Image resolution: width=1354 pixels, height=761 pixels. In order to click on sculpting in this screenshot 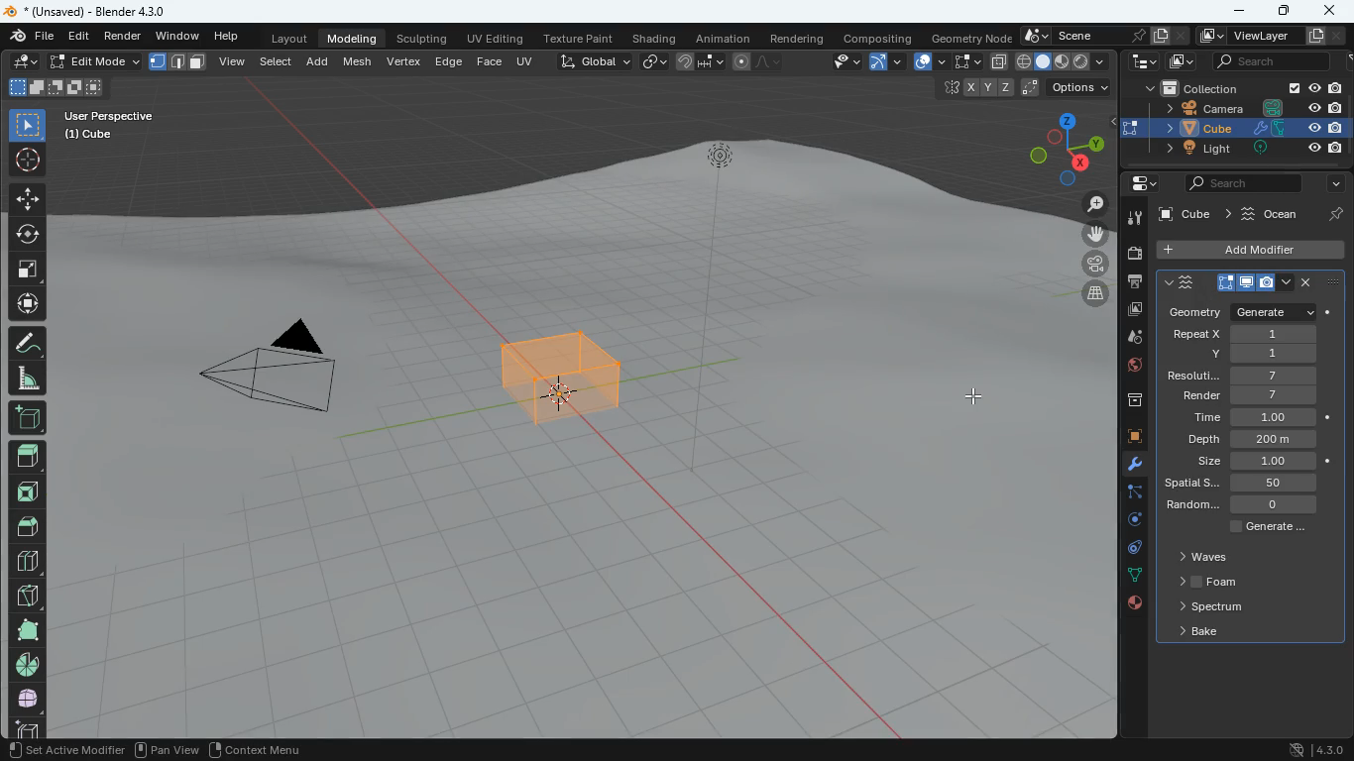, I will do `click(424, 36)`.